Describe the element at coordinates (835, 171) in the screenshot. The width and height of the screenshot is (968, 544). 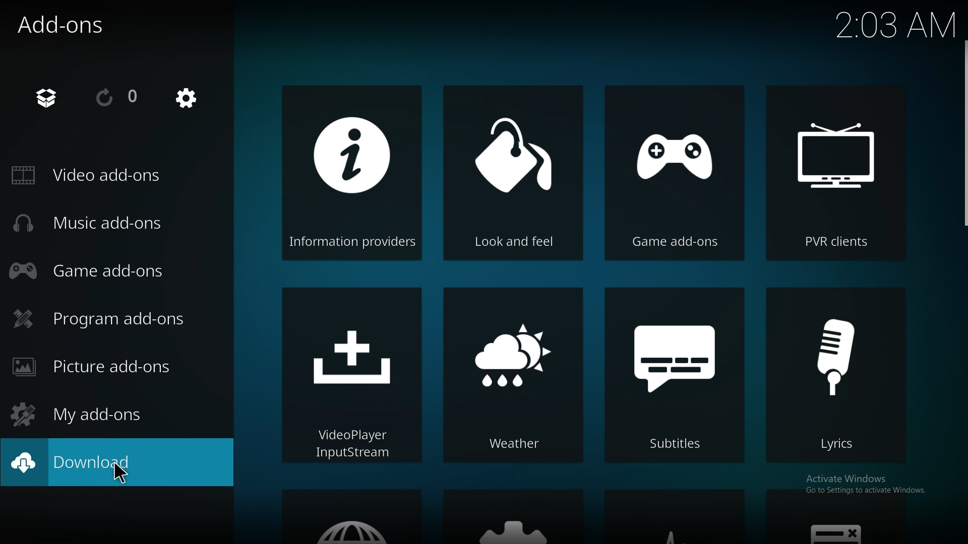
I see `pvr clients` at that location.